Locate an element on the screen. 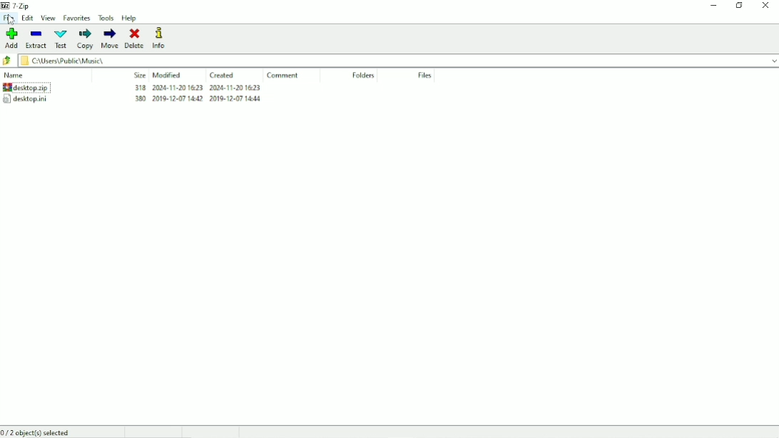 Image resolution: width=779 pixels, height=438 pixels. File is located at coordinates (9, 19).